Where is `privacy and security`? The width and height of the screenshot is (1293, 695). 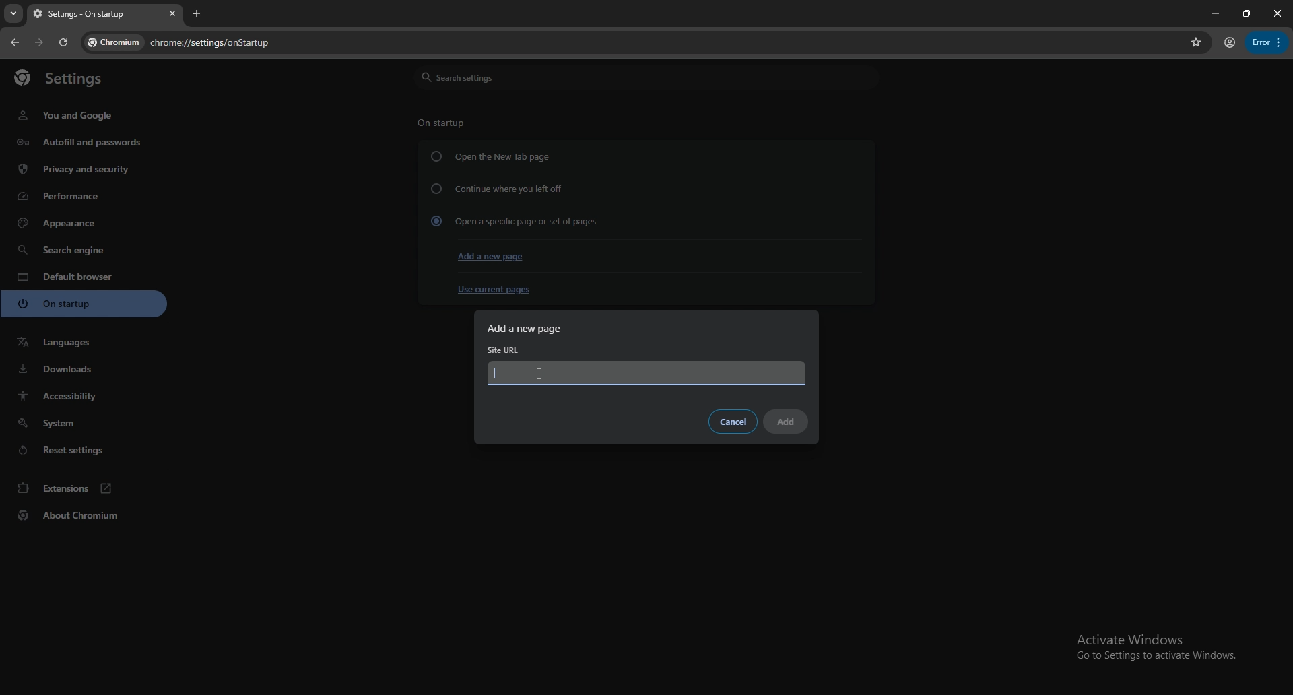
privacy and security is located at coordinates (77, 169).